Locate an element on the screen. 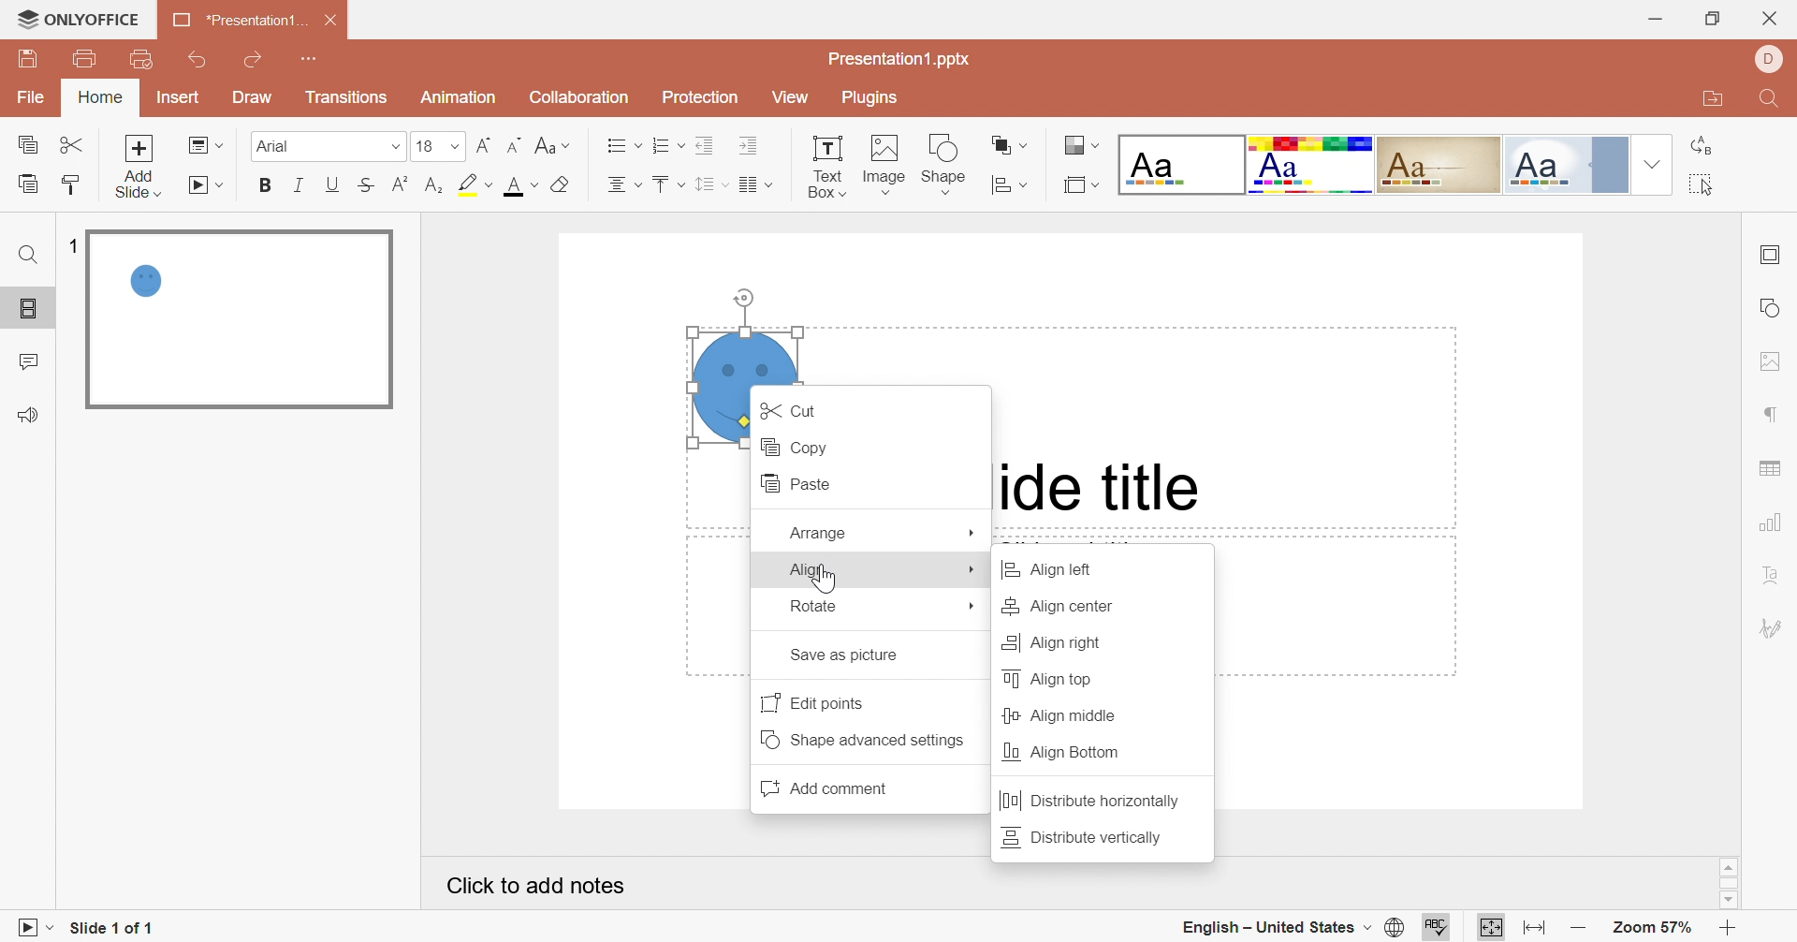  Align Middle is located at coordinates (1060, 716).